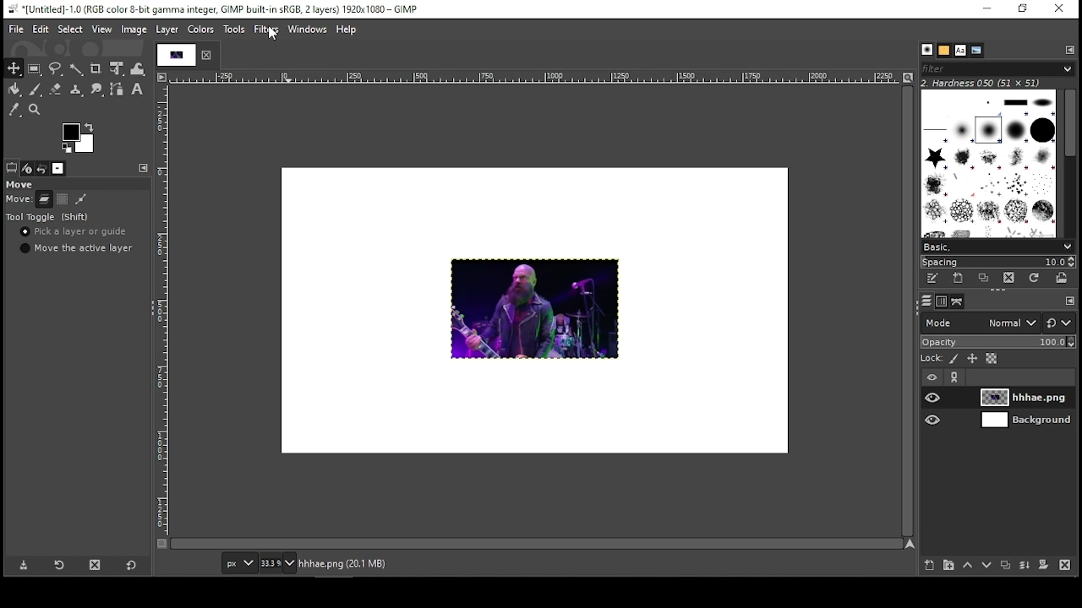  Describe the element at coordinates (926, 301) in the screenshot. I see `layers` at that location.